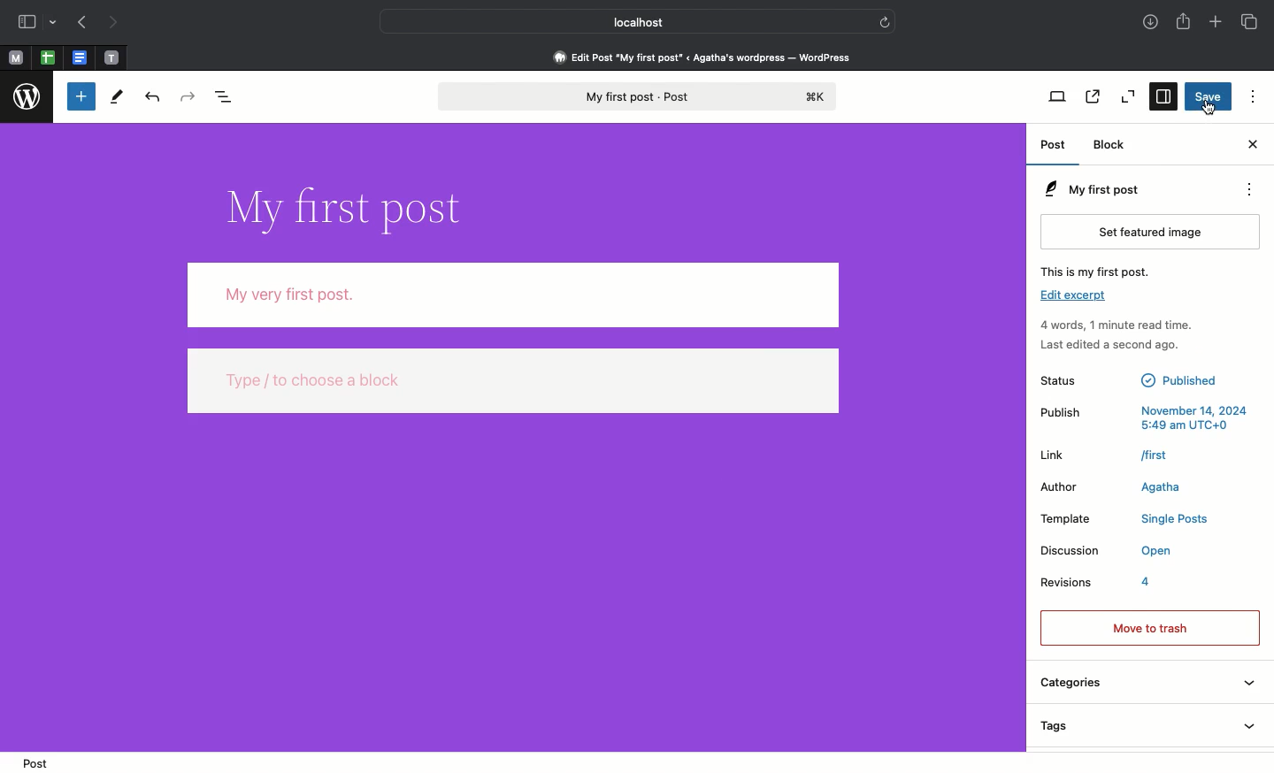 The height and width of the screenshot is (773, 1274). Describe the element at coordinates (34, 762) in the screenshot. I see `Post` at that location.